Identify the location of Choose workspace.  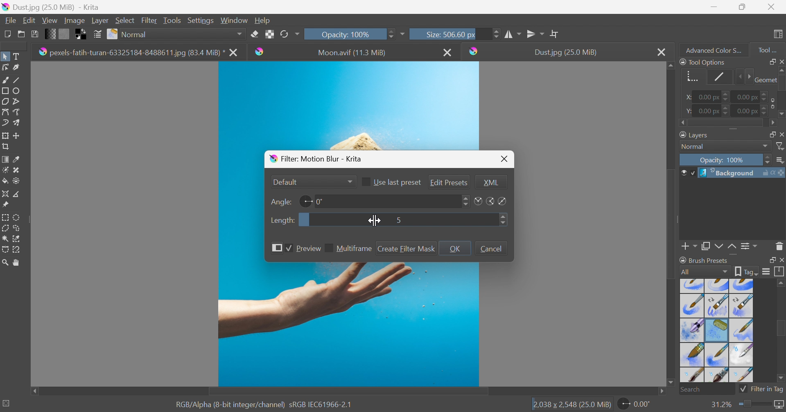
(779, 34).